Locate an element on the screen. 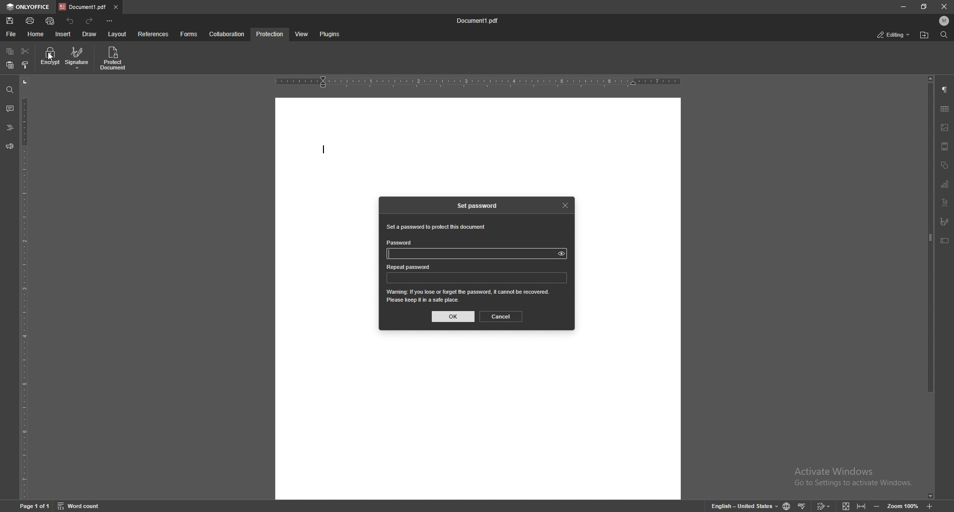 The image size is (954, 512). close is located at coordinates (944, 7).